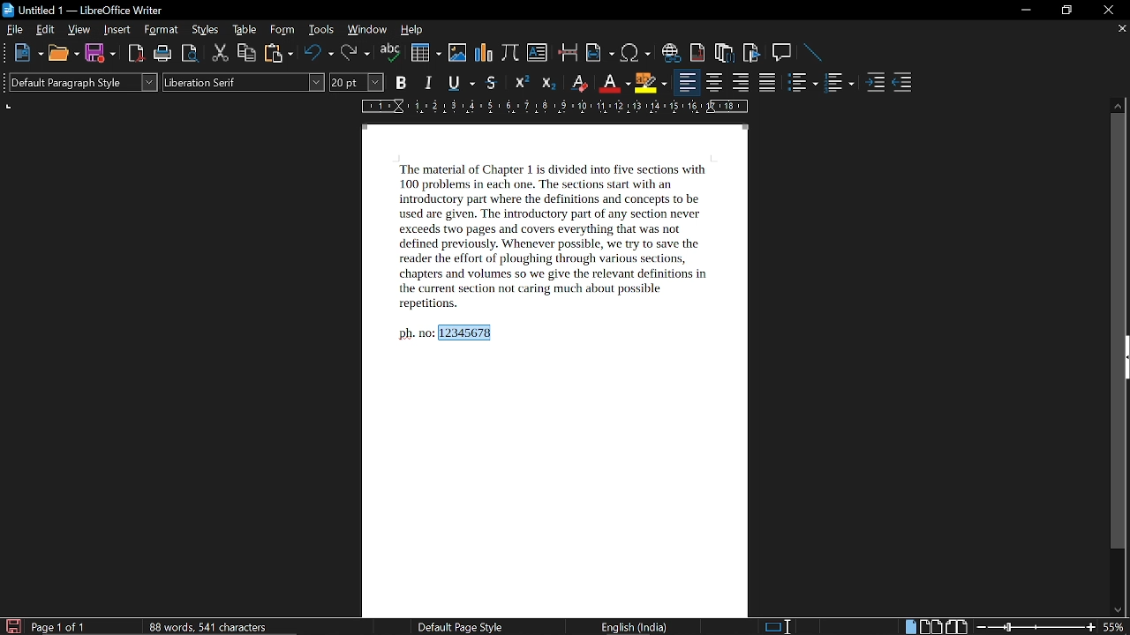 The image size is (1130, 635). I want to click on insert footnote, so click(697, 53).